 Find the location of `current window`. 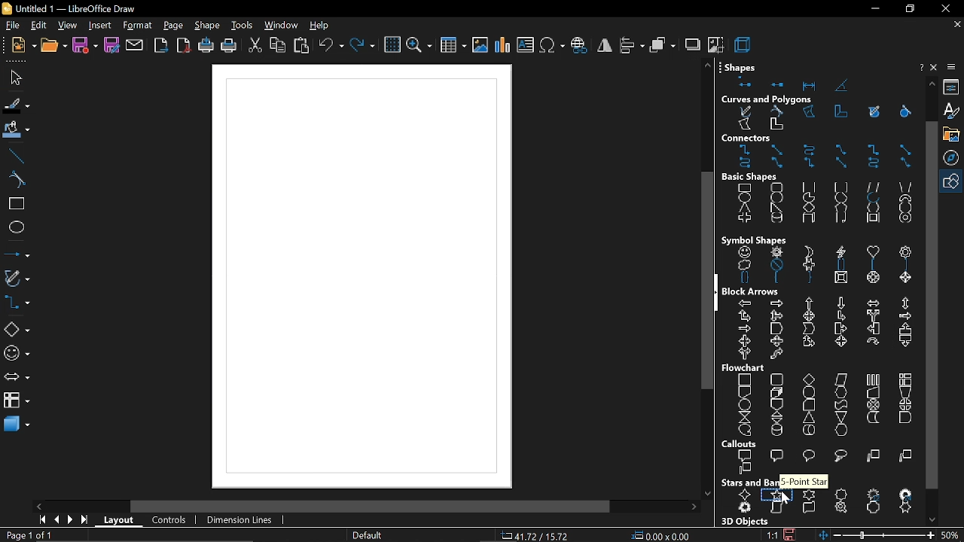

current window is located at coordinates (68, 8).